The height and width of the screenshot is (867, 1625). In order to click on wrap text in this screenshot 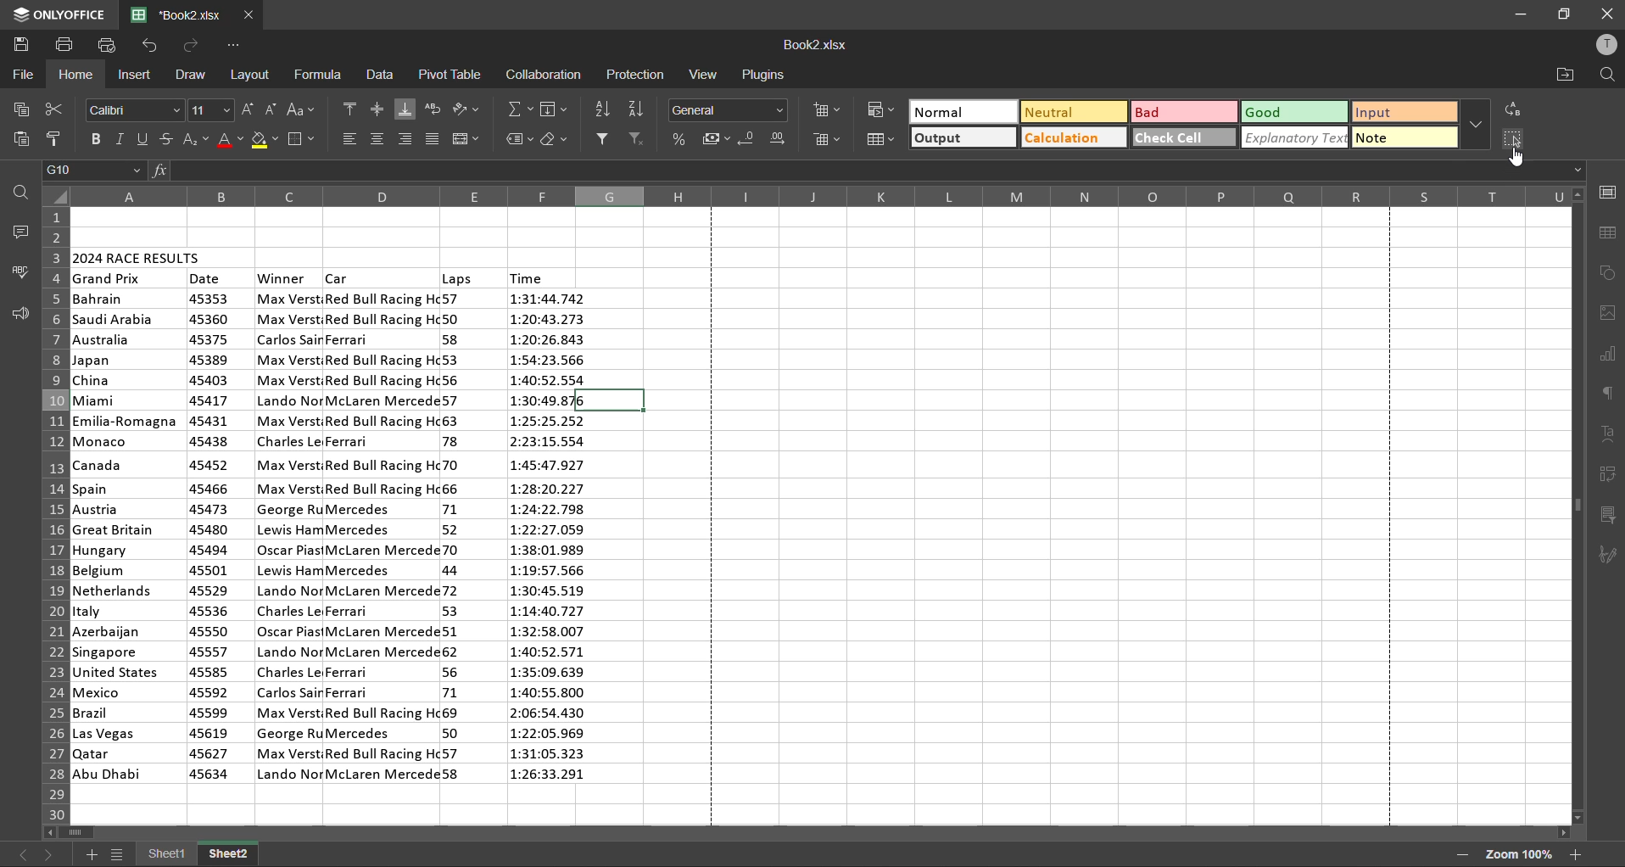, I will do `click(435, 110)`.